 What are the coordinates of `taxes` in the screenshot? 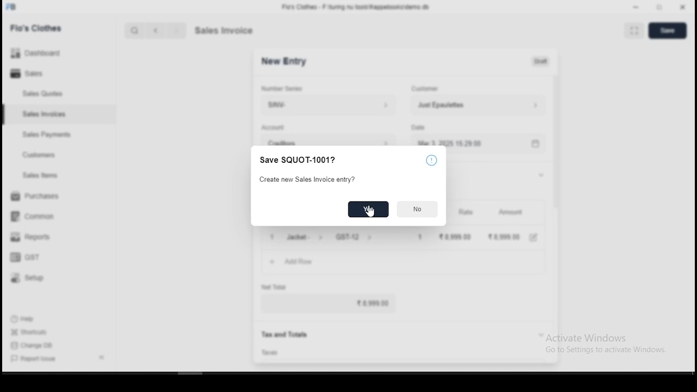 It's located at (273, 351).